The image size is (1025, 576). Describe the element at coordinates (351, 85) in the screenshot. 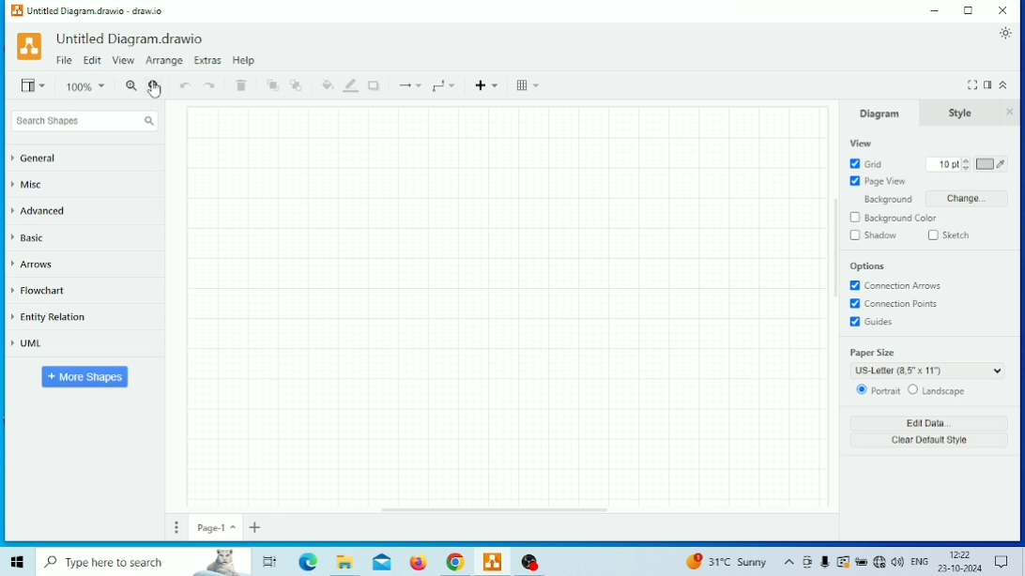

I see `Line Color` at that location.